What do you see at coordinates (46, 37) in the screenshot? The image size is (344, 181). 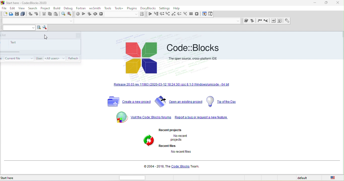 I see `cursor movement` at bounding box center [46, 37].